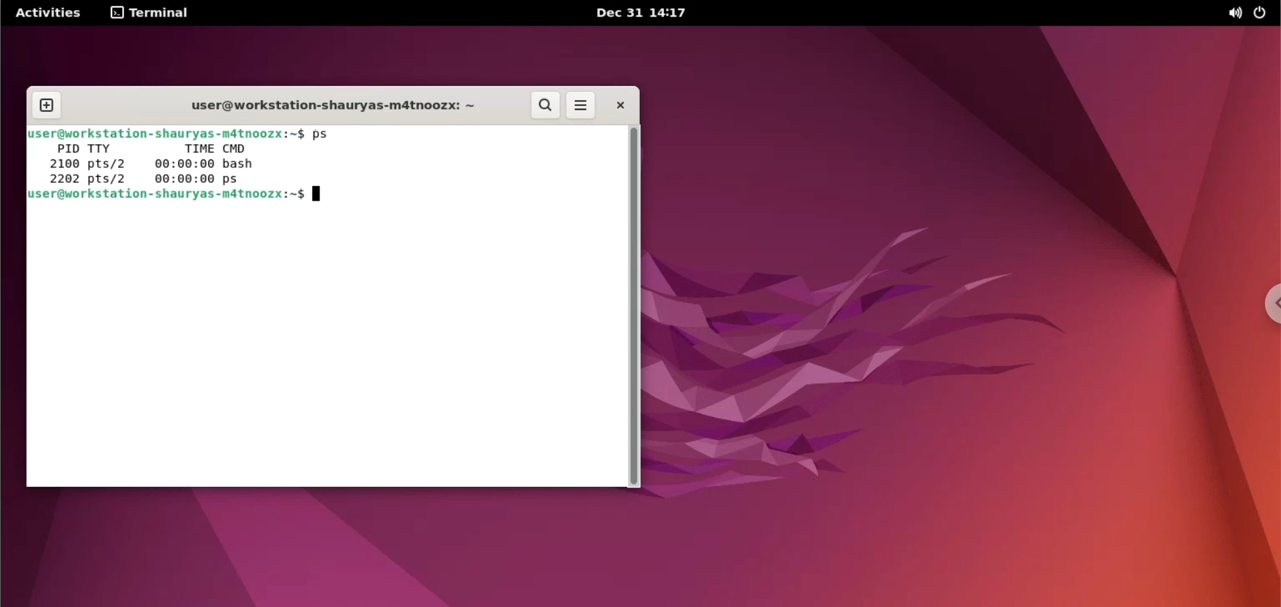 This screenshot has width=1281, height=607. I want to click on power options, so click(1265, 13).